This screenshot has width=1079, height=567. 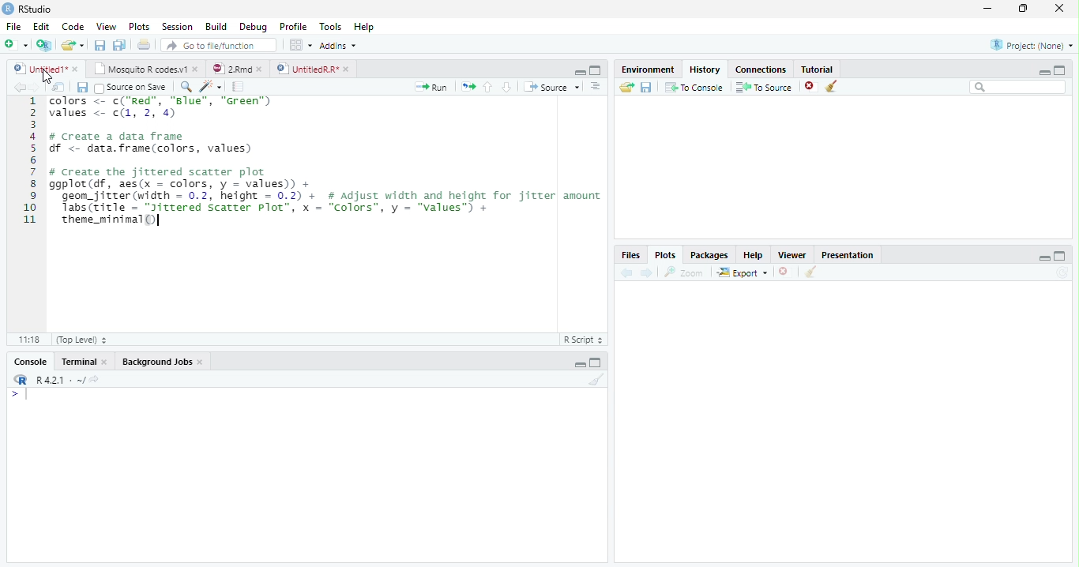 What do you see at coordinates (346, 69) in the screenshot?
I see `close` at bounding box center [346, 69].